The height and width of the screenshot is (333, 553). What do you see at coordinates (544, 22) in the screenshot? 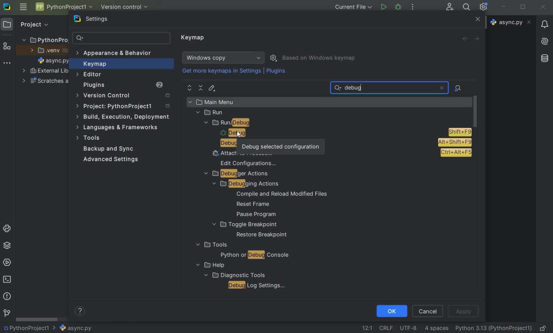
I see `Notifications` at bounding box center [544, 22].